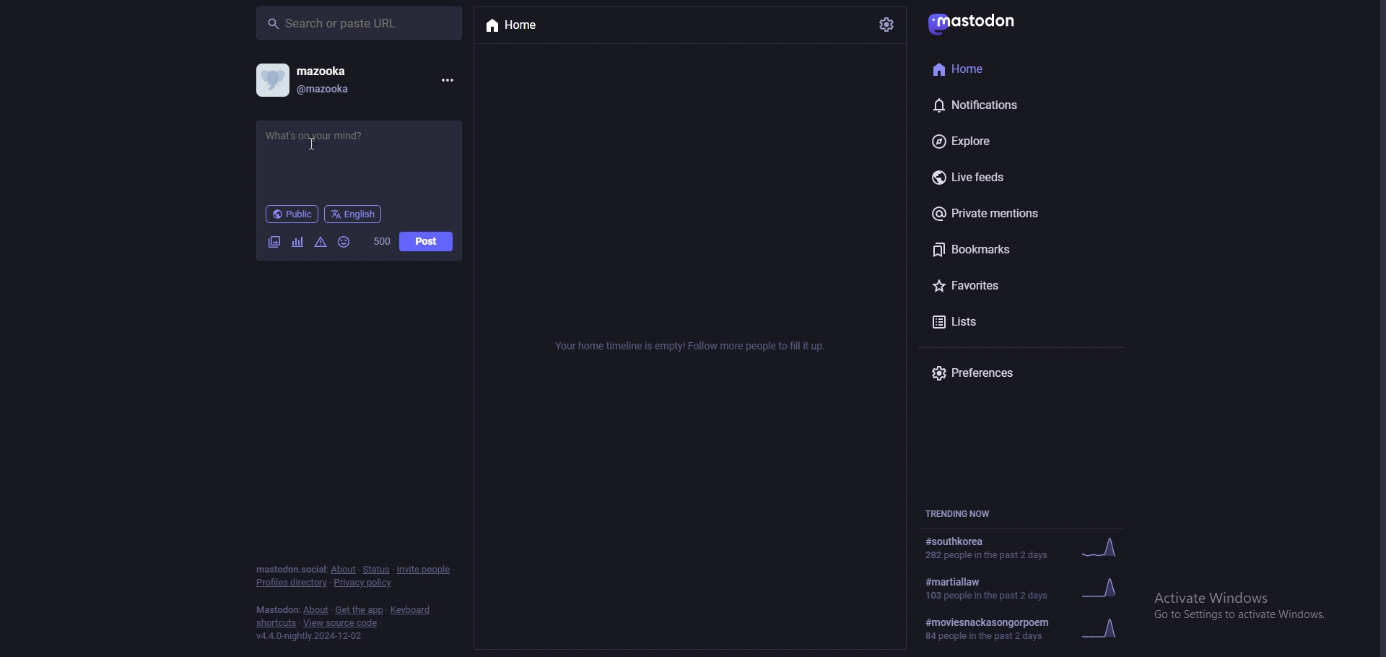 This screenshot has width=1386, height=657. Describe the element at coordinates (355, 71) in the screenshot. I see `mazooka` at that location.